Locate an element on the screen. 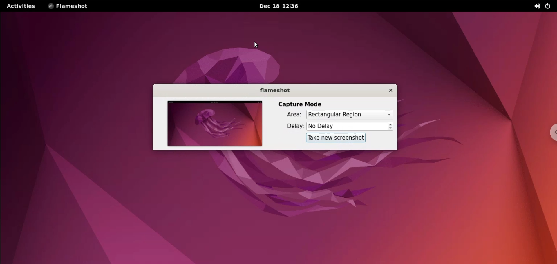  delay options is located at coordinates (347, 126).